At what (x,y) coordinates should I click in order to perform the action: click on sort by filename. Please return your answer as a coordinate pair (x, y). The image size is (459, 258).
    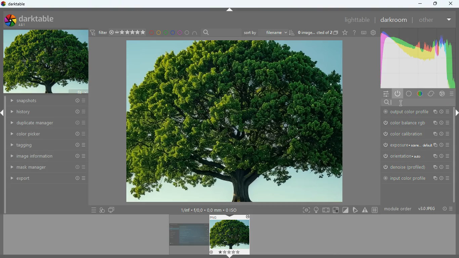
    Looking at the image, I should click on (269, 33).